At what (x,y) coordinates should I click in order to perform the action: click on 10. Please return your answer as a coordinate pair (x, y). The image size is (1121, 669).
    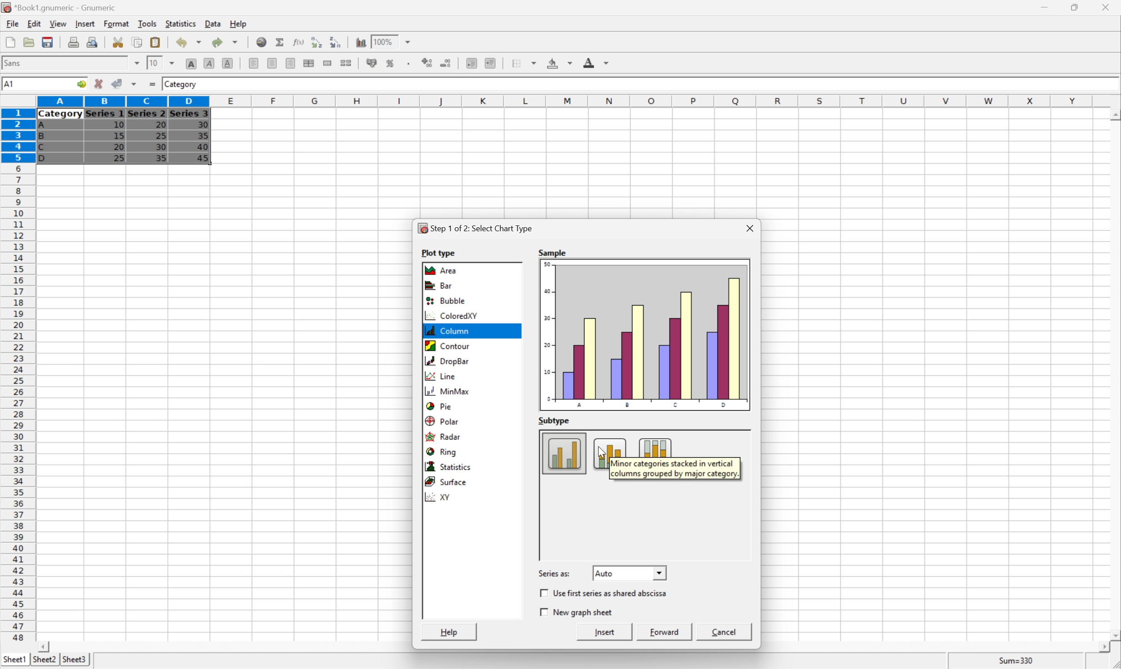
    Looking at the image, I should click on (119, 125).